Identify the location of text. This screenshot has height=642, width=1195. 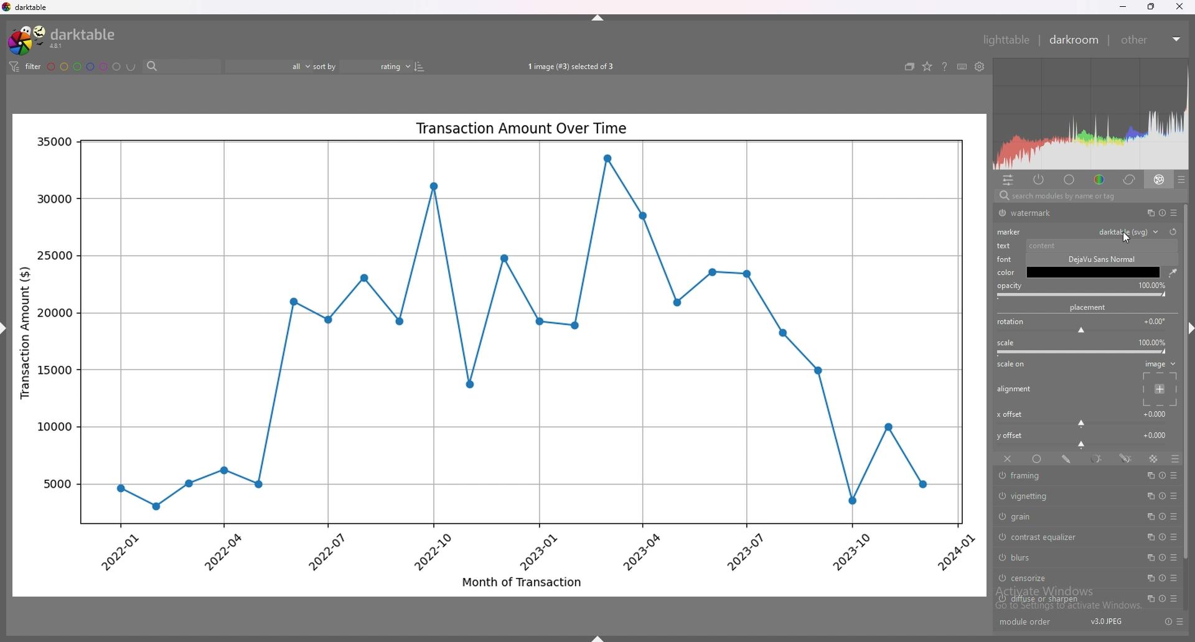
(1006, 246).